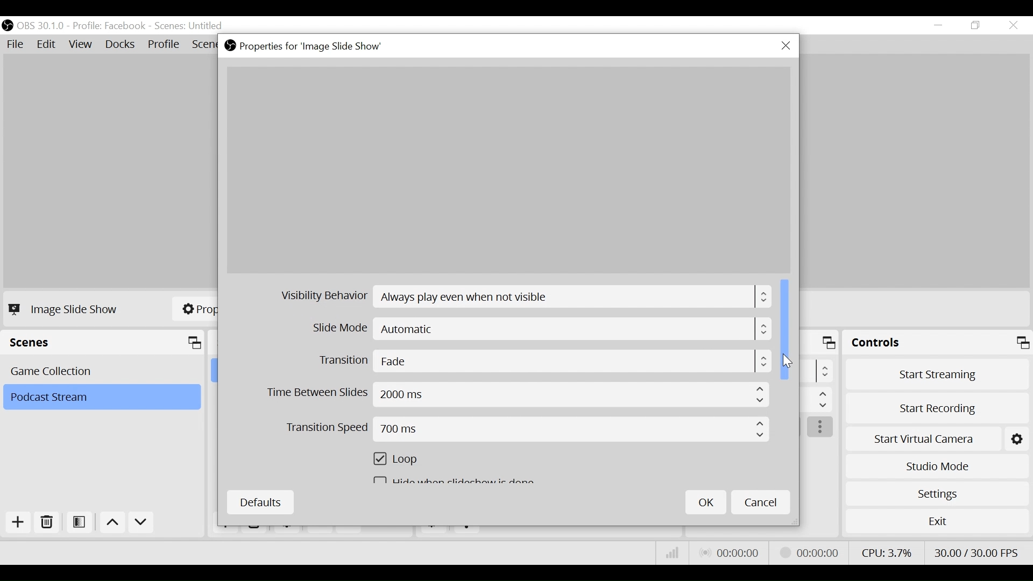 This screenshot has width=1033, height=581. I want to click on Exit, so click(937, 523).